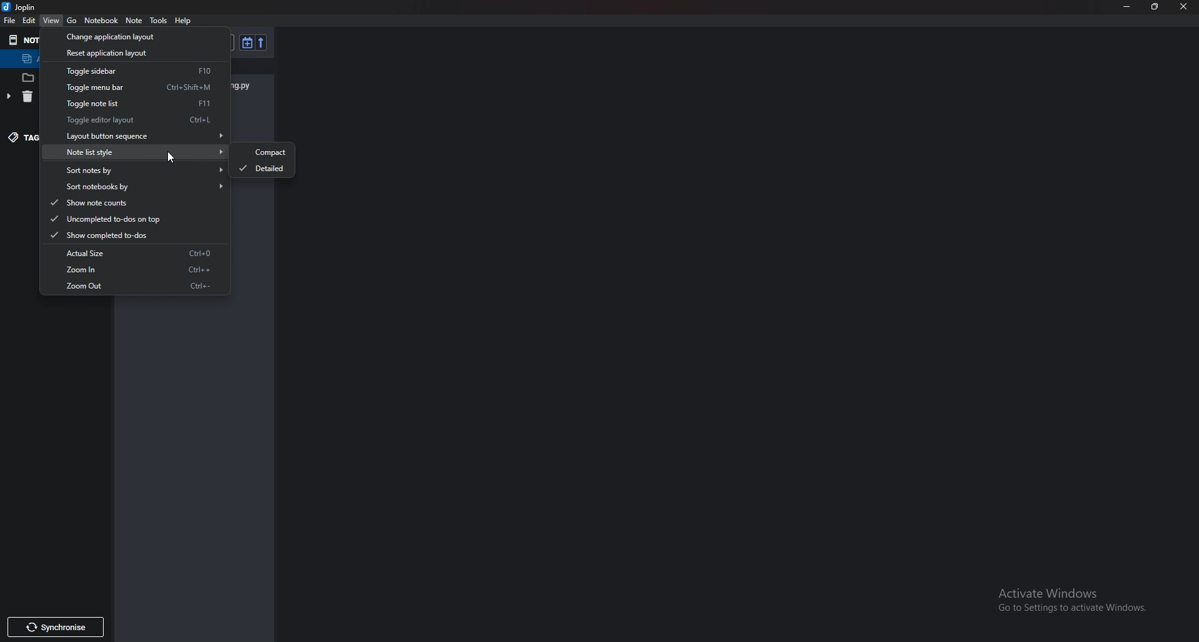 The image size is (1199, 642). I want to click on go, so click(72, 21).